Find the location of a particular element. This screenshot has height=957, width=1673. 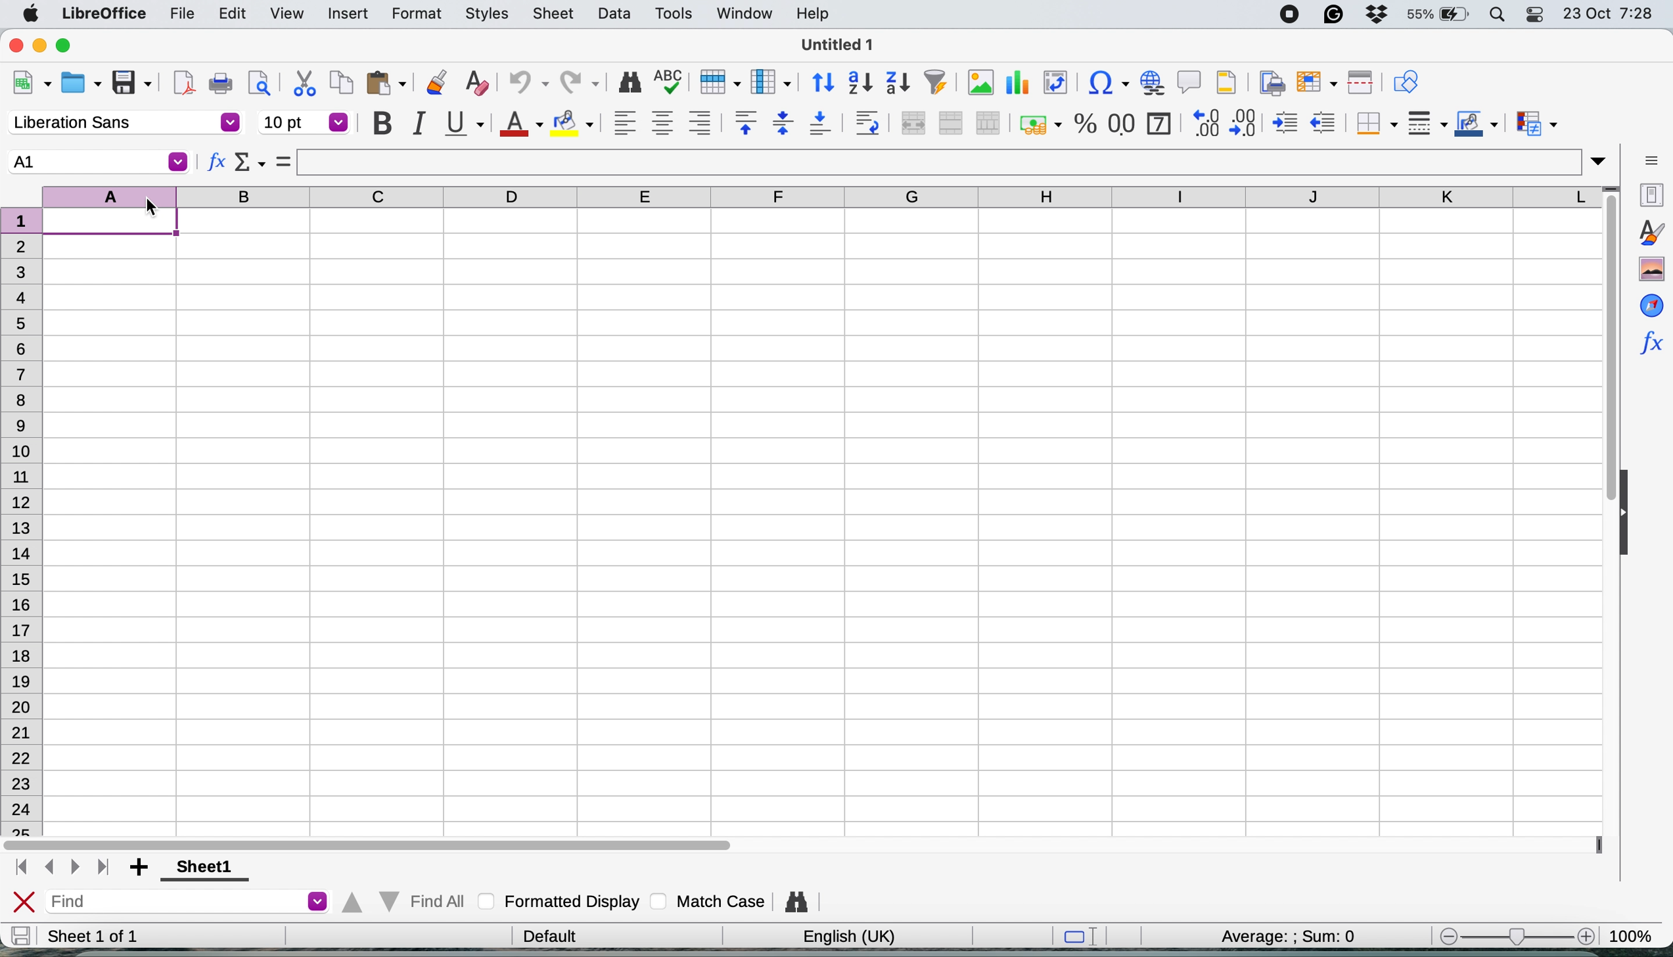

window is located at coordinates (744, 13).